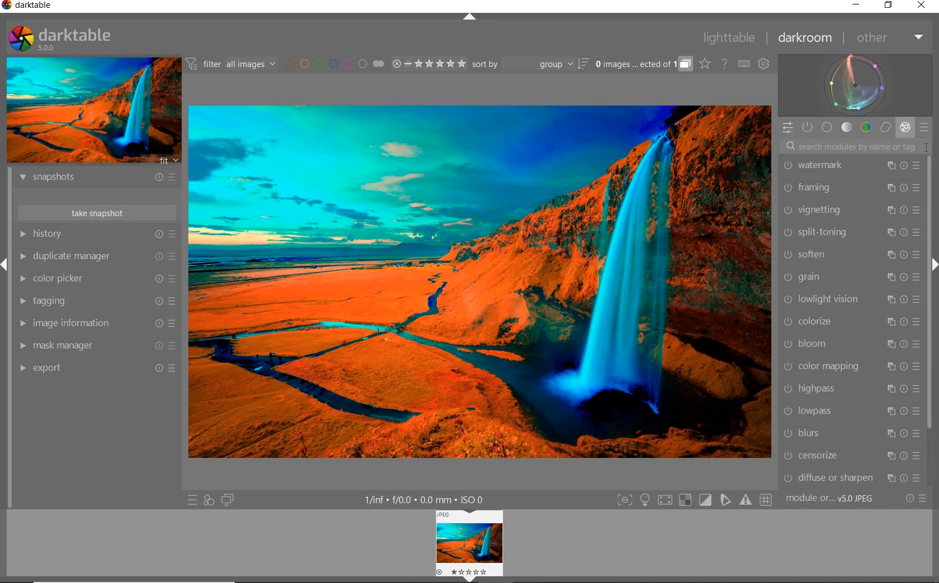 This screenshot has height=583, width=939. Describe the element at coordinates (916, 499) in the screenshot. I see `RESET OR PRESETS & PREFERENCES` at that location.